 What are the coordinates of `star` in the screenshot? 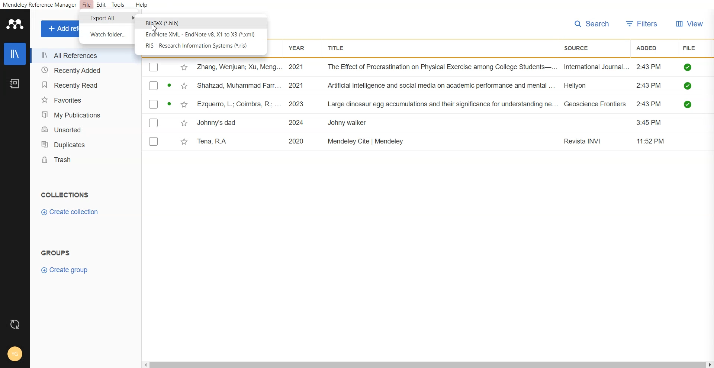 It's located at (183, 142).